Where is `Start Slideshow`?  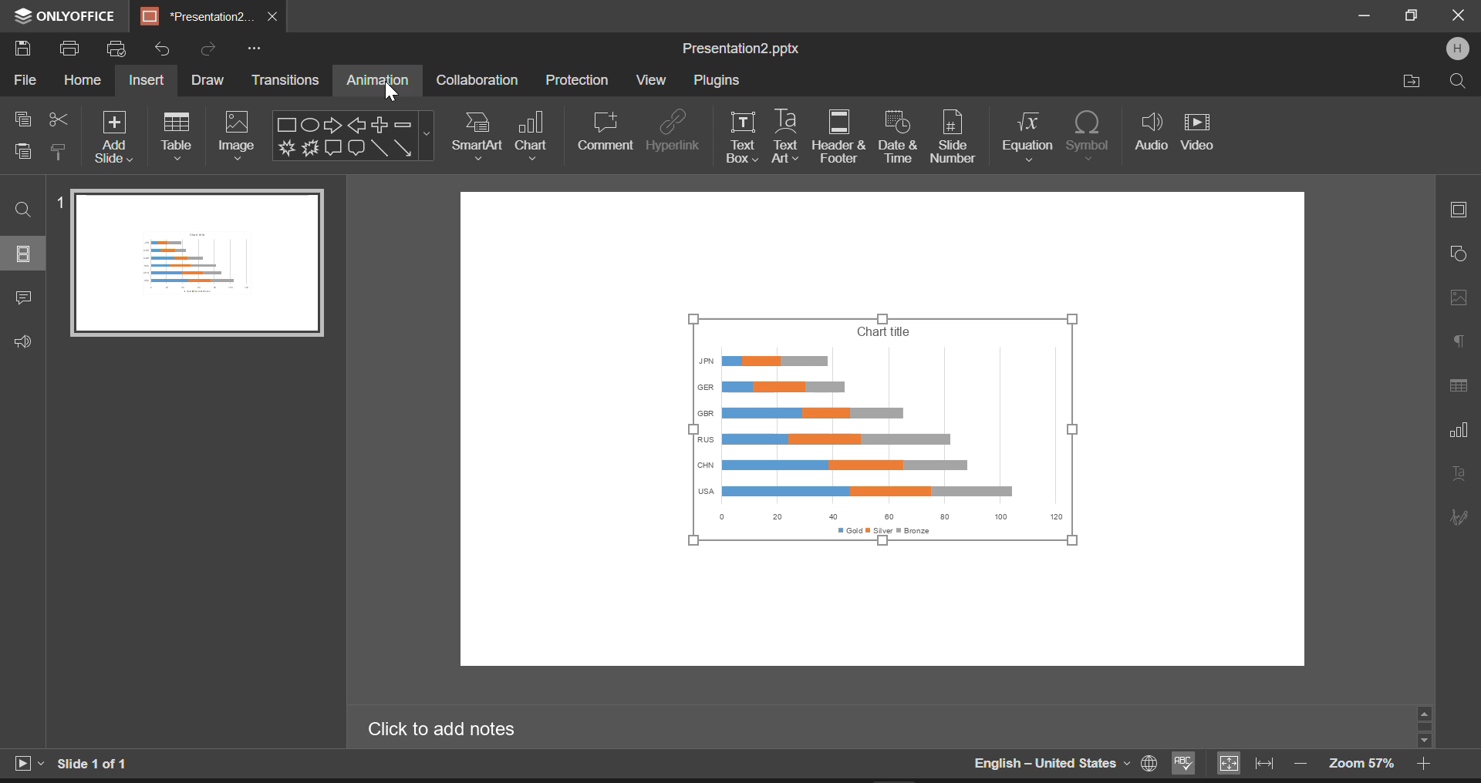
Start Slideshow is located at coordinates (28, 761).